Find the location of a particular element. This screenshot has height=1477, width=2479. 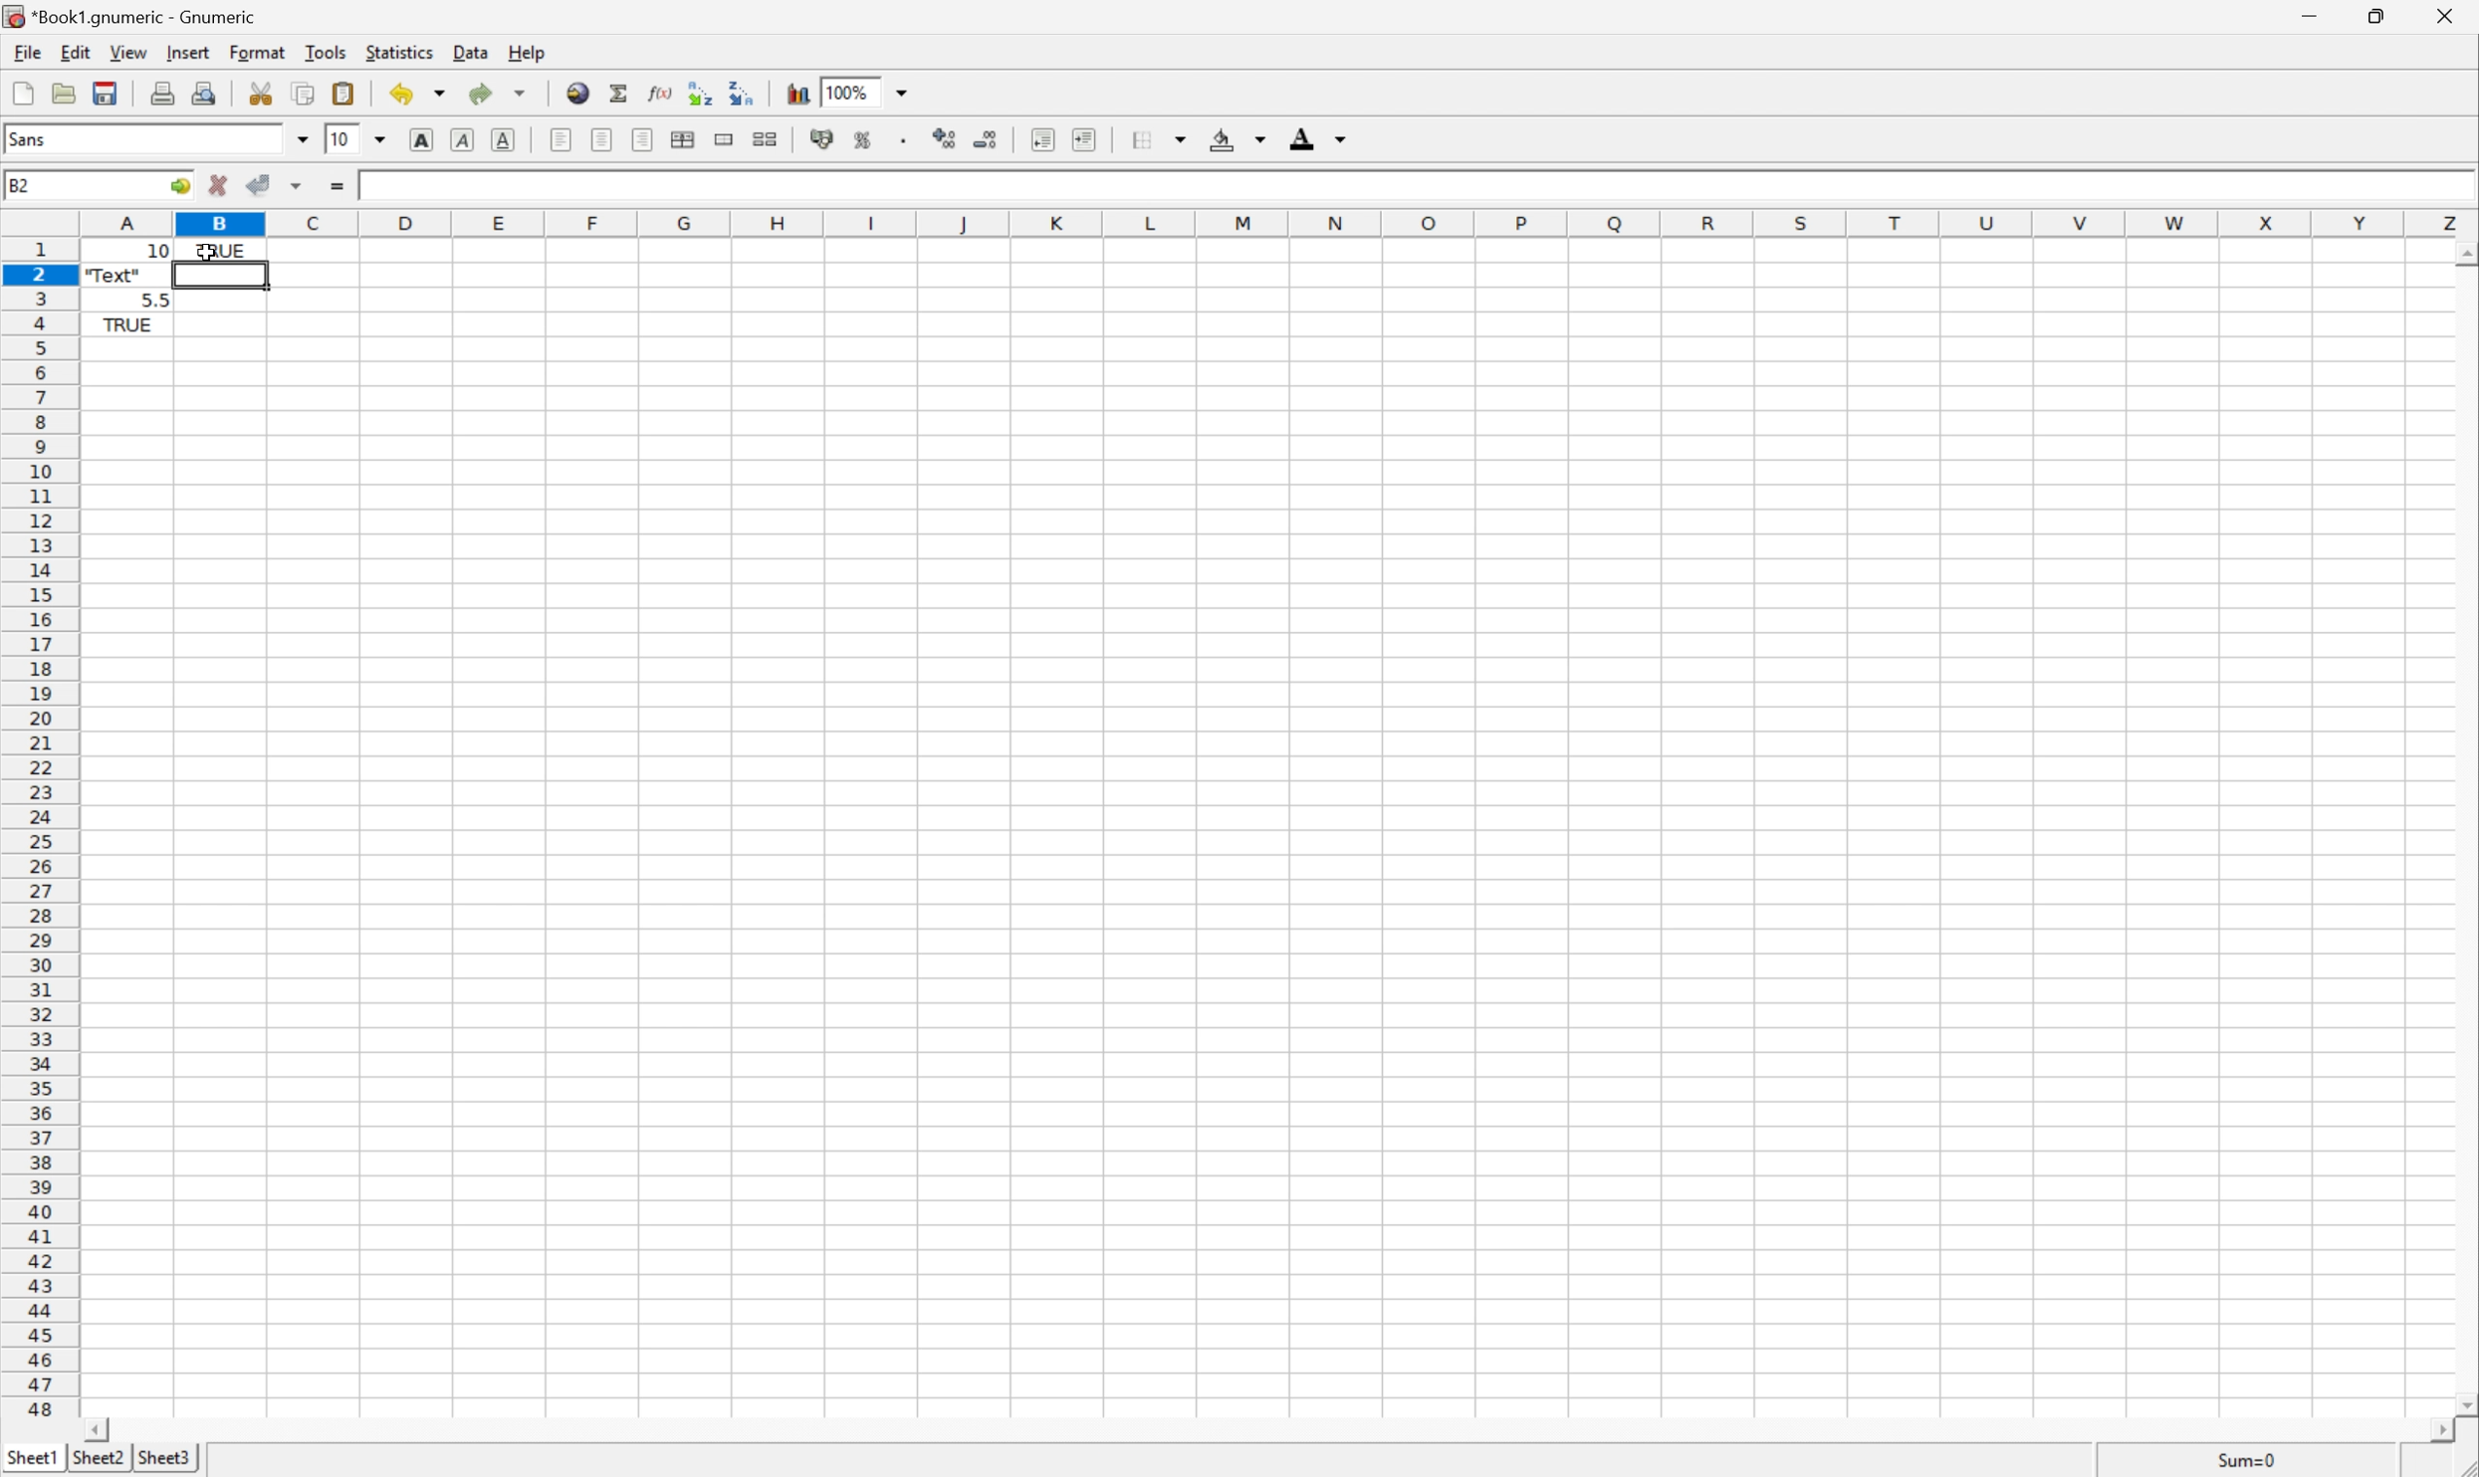

Cancel changes is located at coordinates (219, 186).